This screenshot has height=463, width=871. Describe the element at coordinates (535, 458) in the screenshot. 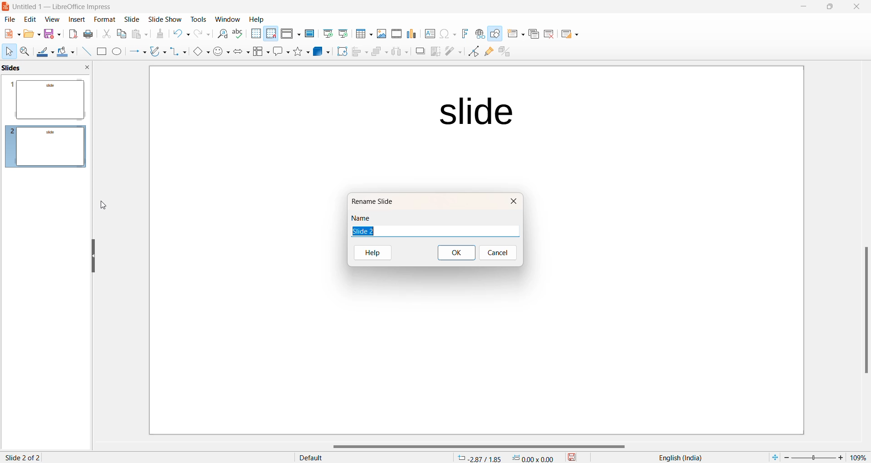

I see `dimension 0.00*0.00` at that location.